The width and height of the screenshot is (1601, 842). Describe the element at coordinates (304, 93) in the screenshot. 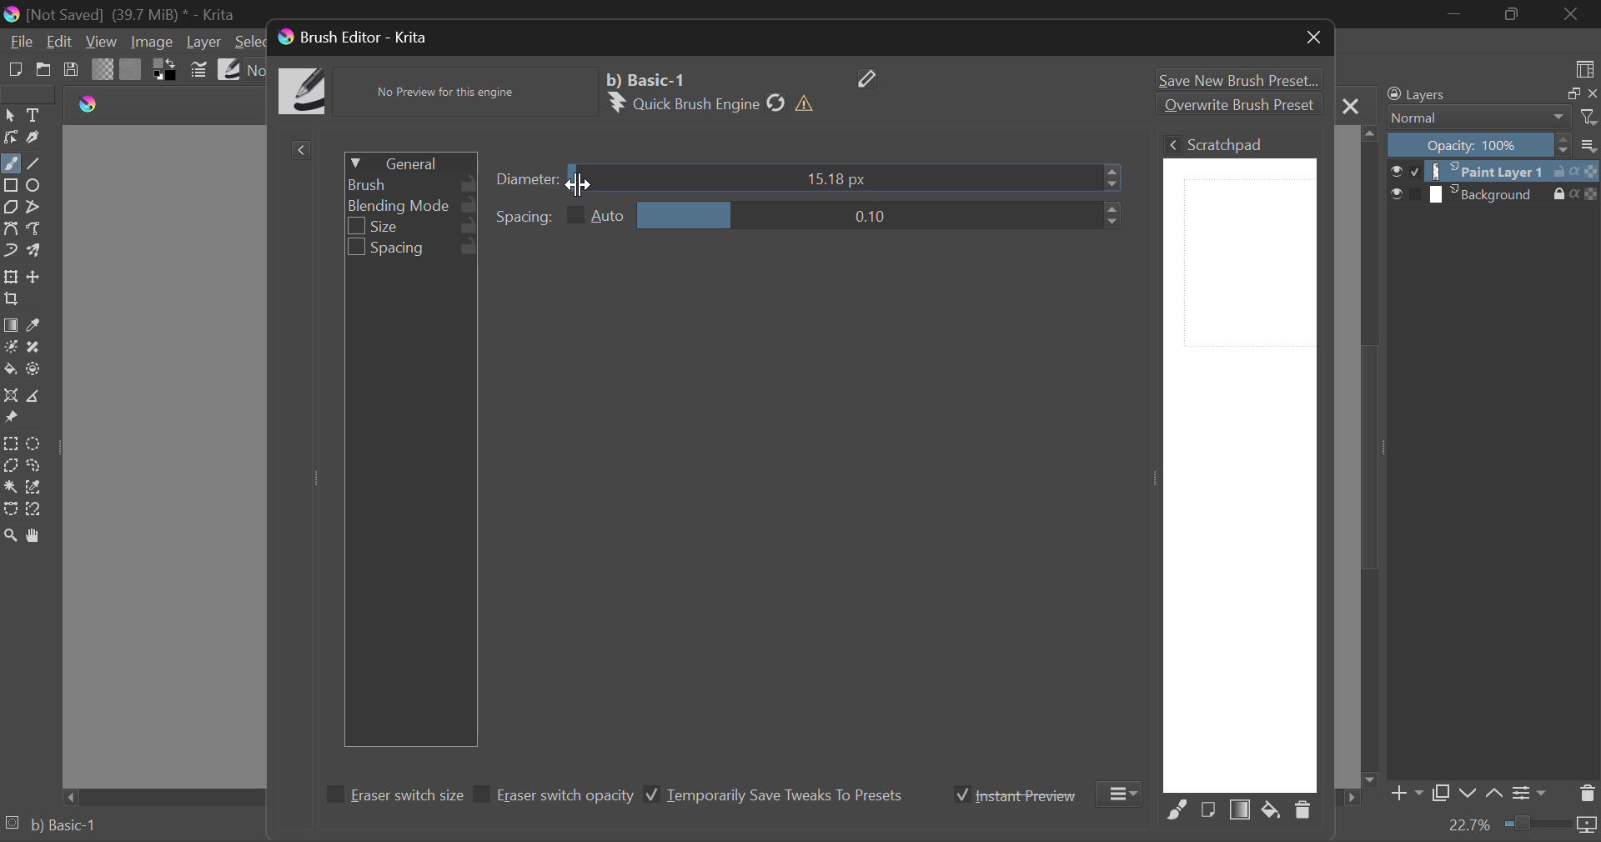

I see `Brush Icon` at that location.